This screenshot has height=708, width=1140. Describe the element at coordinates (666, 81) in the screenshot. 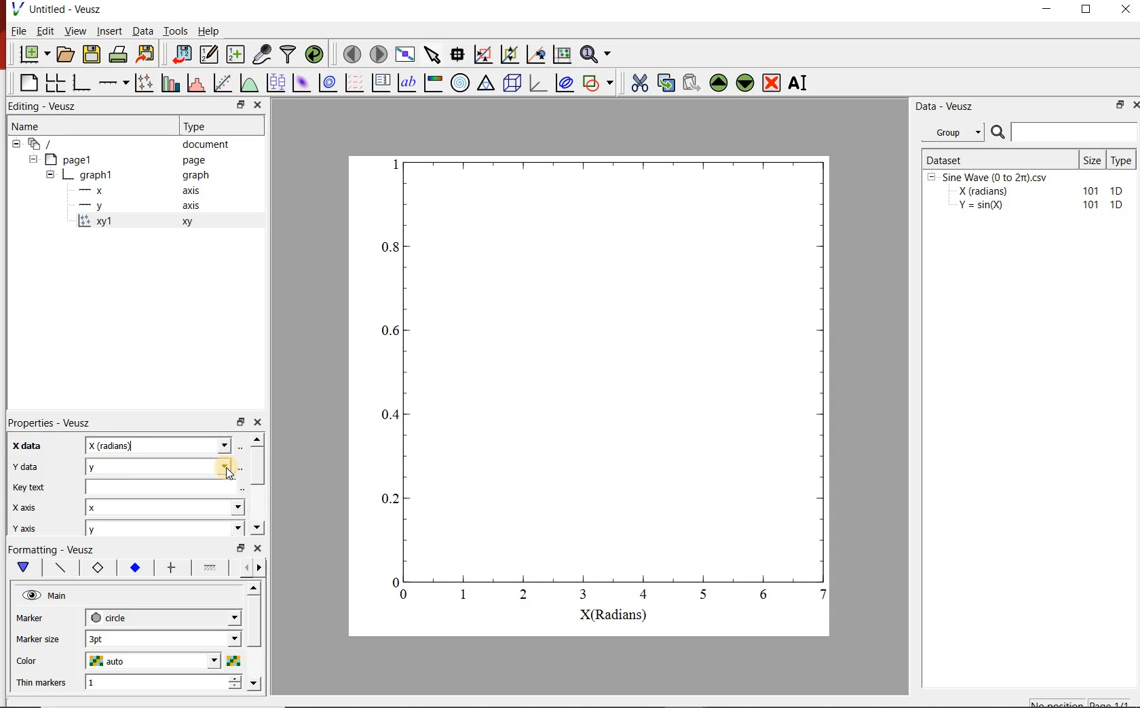

I see `copy` at that location.